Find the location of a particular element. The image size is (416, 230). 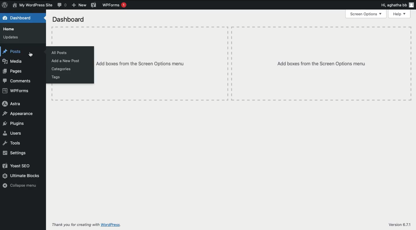

Appearance is located at coordinates (18, 114).